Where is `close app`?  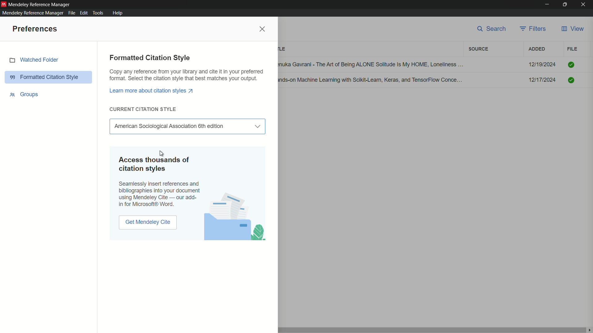 close app is located at coordinates (585, 4).